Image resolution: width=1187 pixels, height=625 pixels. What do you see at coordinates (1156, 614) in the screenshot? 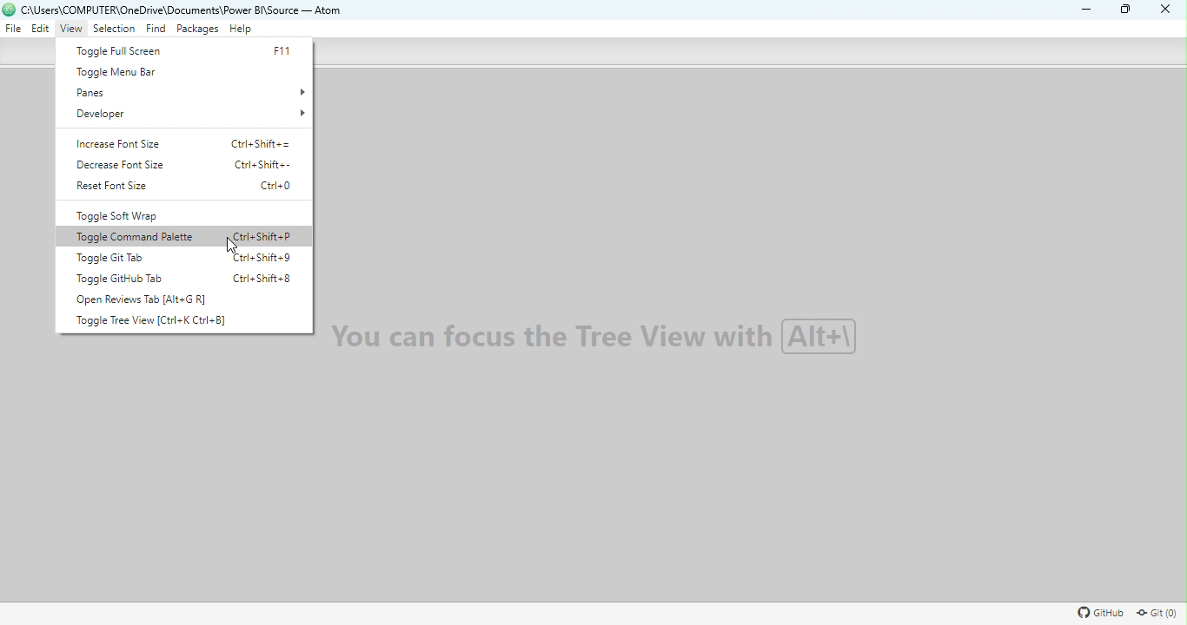
I see `Git repository` at bounding box center [1156, 614].